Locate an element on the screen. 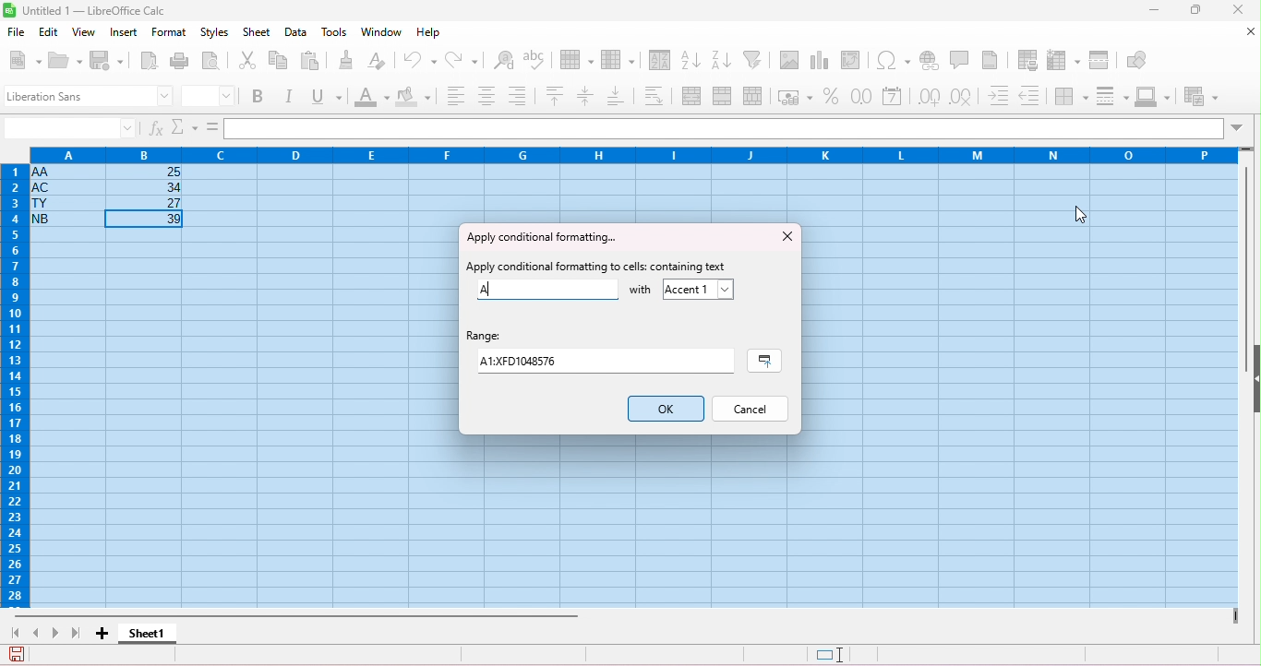 The height and width of the screenshot is (666, 1261). align center is located at coordinates (487, 97).